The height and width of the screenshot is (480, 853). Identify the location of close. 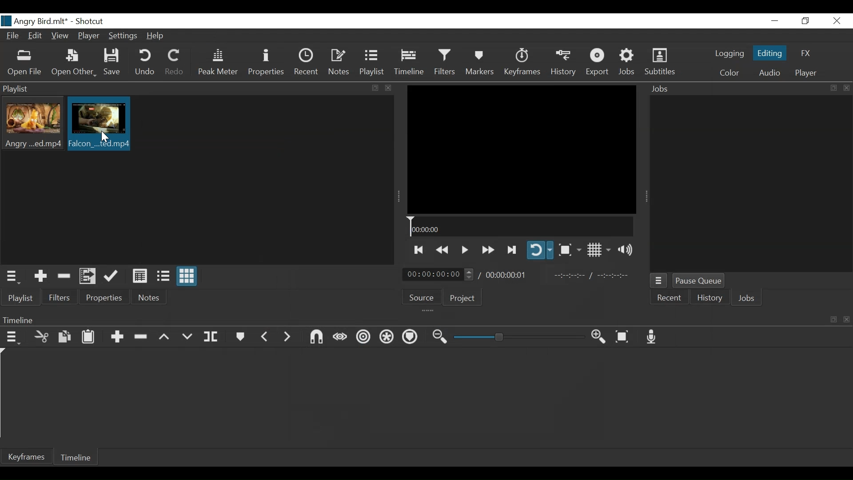
(845, 319).